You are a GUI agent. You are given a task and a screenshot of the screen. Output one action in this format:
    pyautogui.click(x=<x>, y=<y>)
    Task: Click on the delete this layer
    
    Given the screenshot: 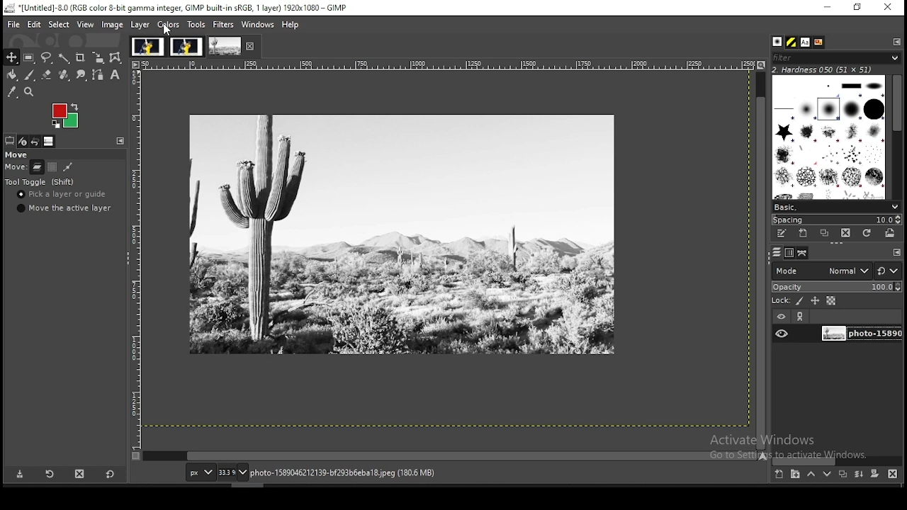 What is the action you would take?
    pyautogui.click(x=893, y=473)
    